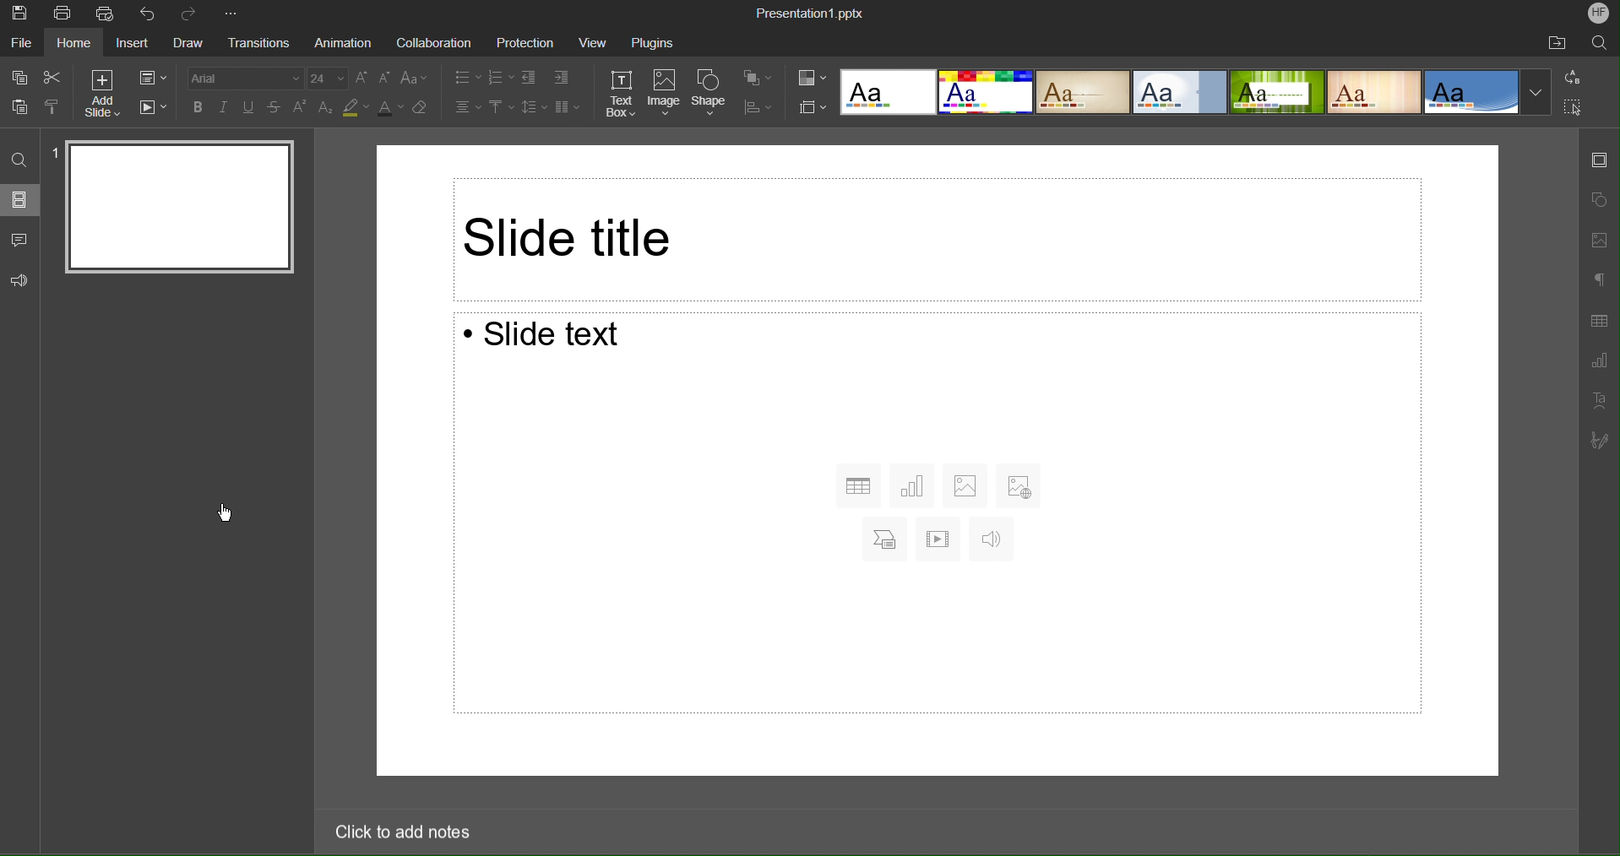  What do you see at coordinates (19, 14) in the screenshot?
I see `Save` at bounding box center [19, 14].